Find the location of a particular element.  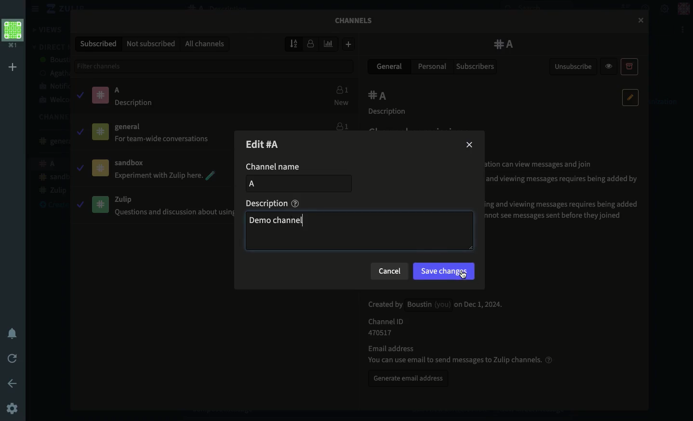

Sandbox is located at coordinates (53, 178).